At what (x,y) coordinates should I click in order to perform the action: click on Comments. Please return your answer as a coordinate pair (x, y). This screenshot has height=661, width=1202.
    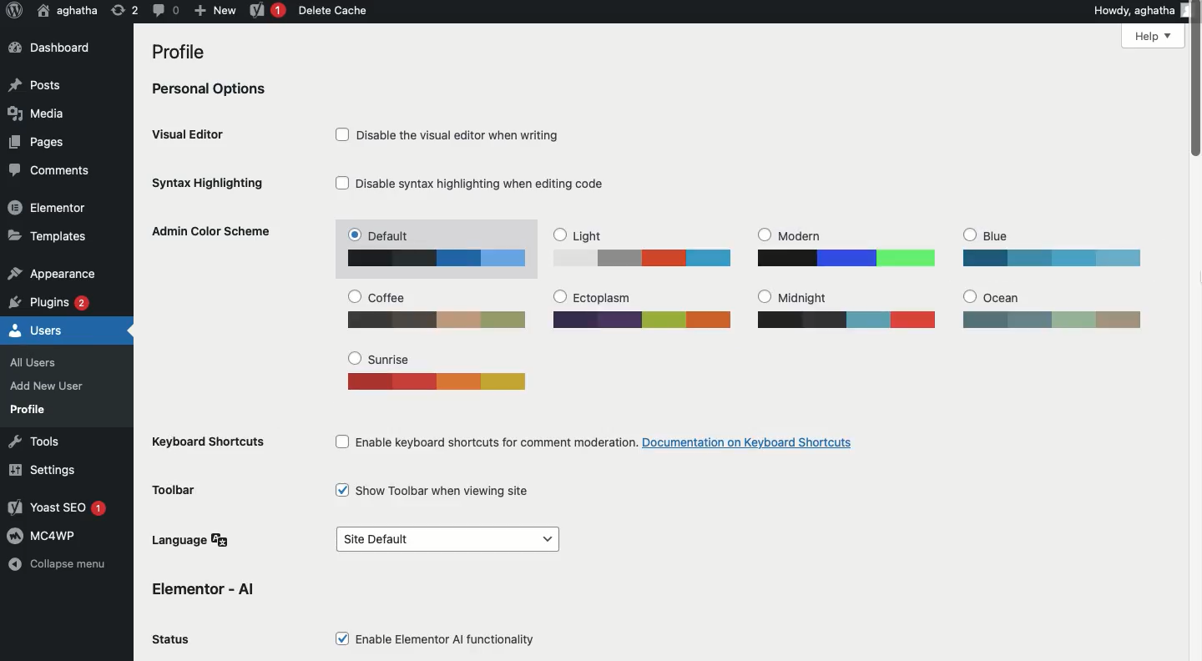
    Looking at the image, I should click on (50, 171).